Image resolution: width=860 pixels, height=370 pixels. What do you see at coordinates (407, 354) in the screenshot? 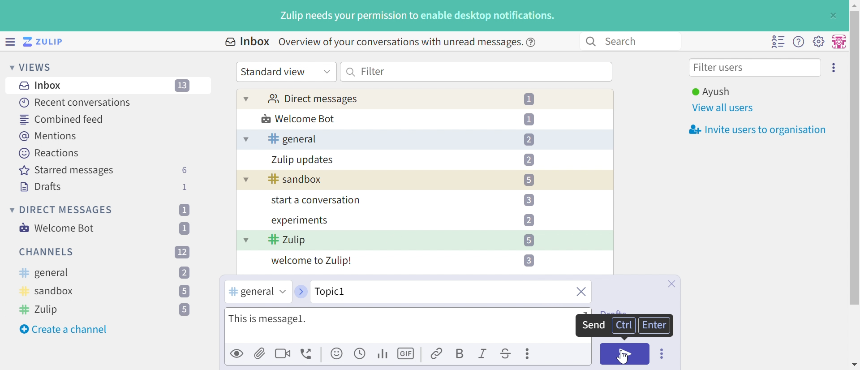
I see `GIF` at bounding box center [407, 354].